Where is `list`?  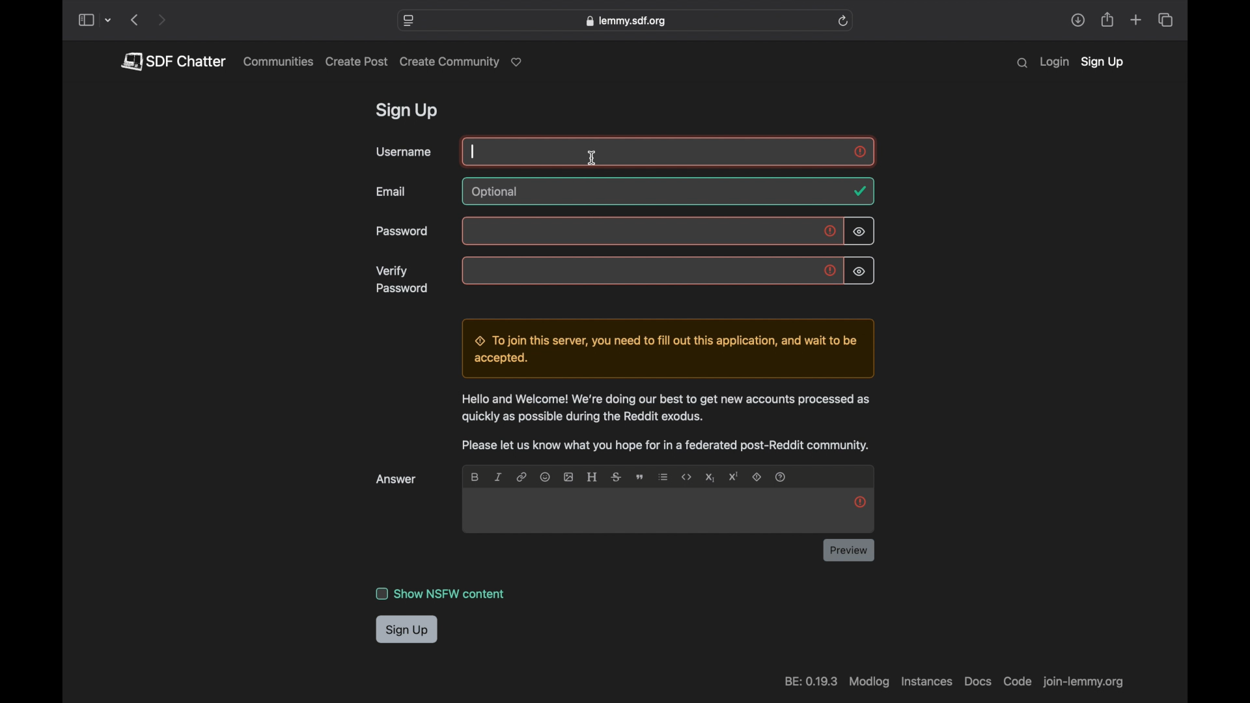
list is located at coordinates (664, 476).